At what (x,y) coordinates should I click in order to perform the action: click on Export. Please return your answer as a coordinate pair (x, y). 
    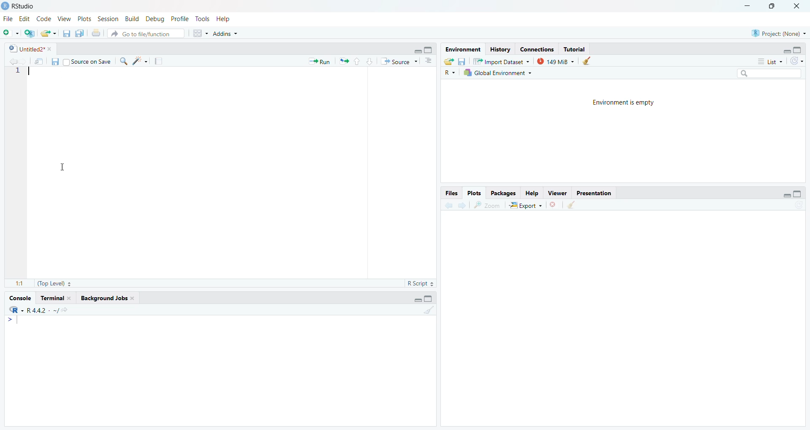
    Looking at the image, I should click on (526, 204).